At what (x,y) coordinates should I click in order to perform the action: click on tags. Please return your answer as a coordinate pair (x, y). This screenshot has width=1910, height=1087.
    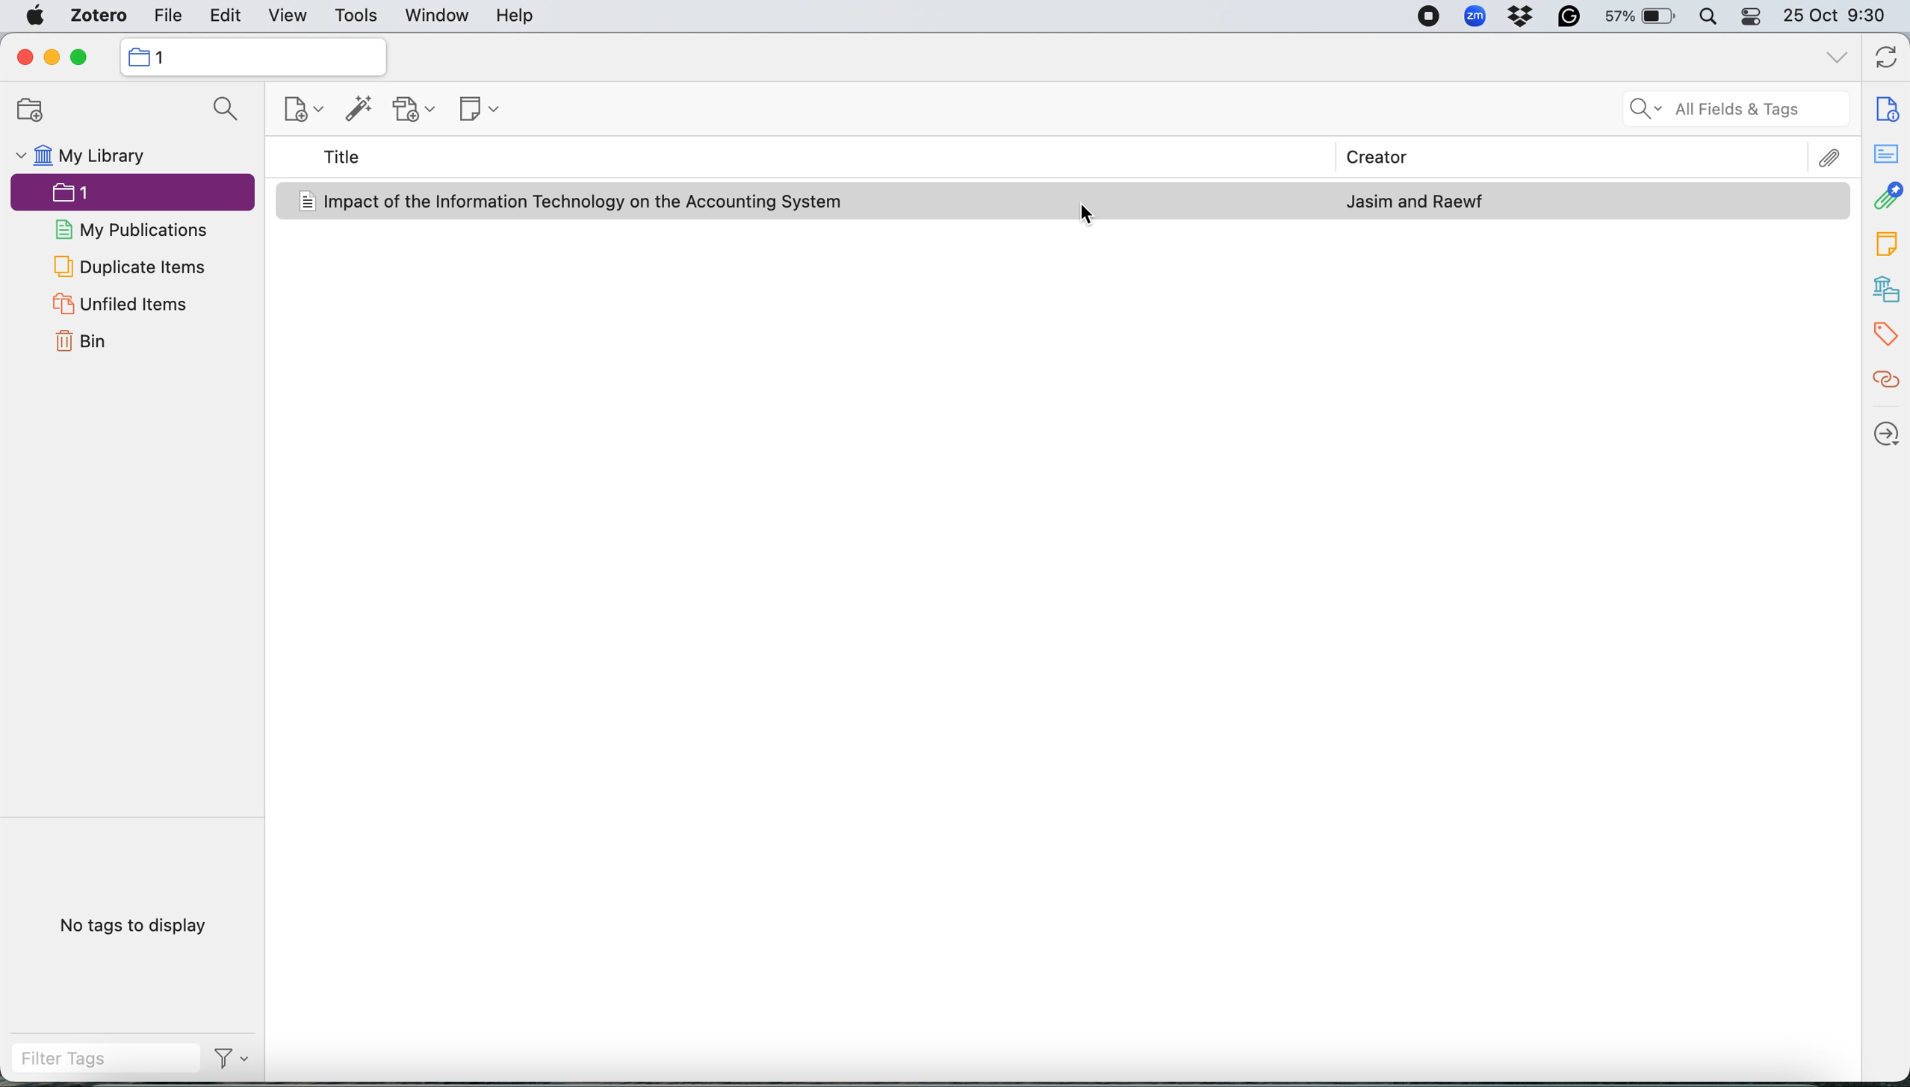
    Looking at the image, I should click on (1885, 334).